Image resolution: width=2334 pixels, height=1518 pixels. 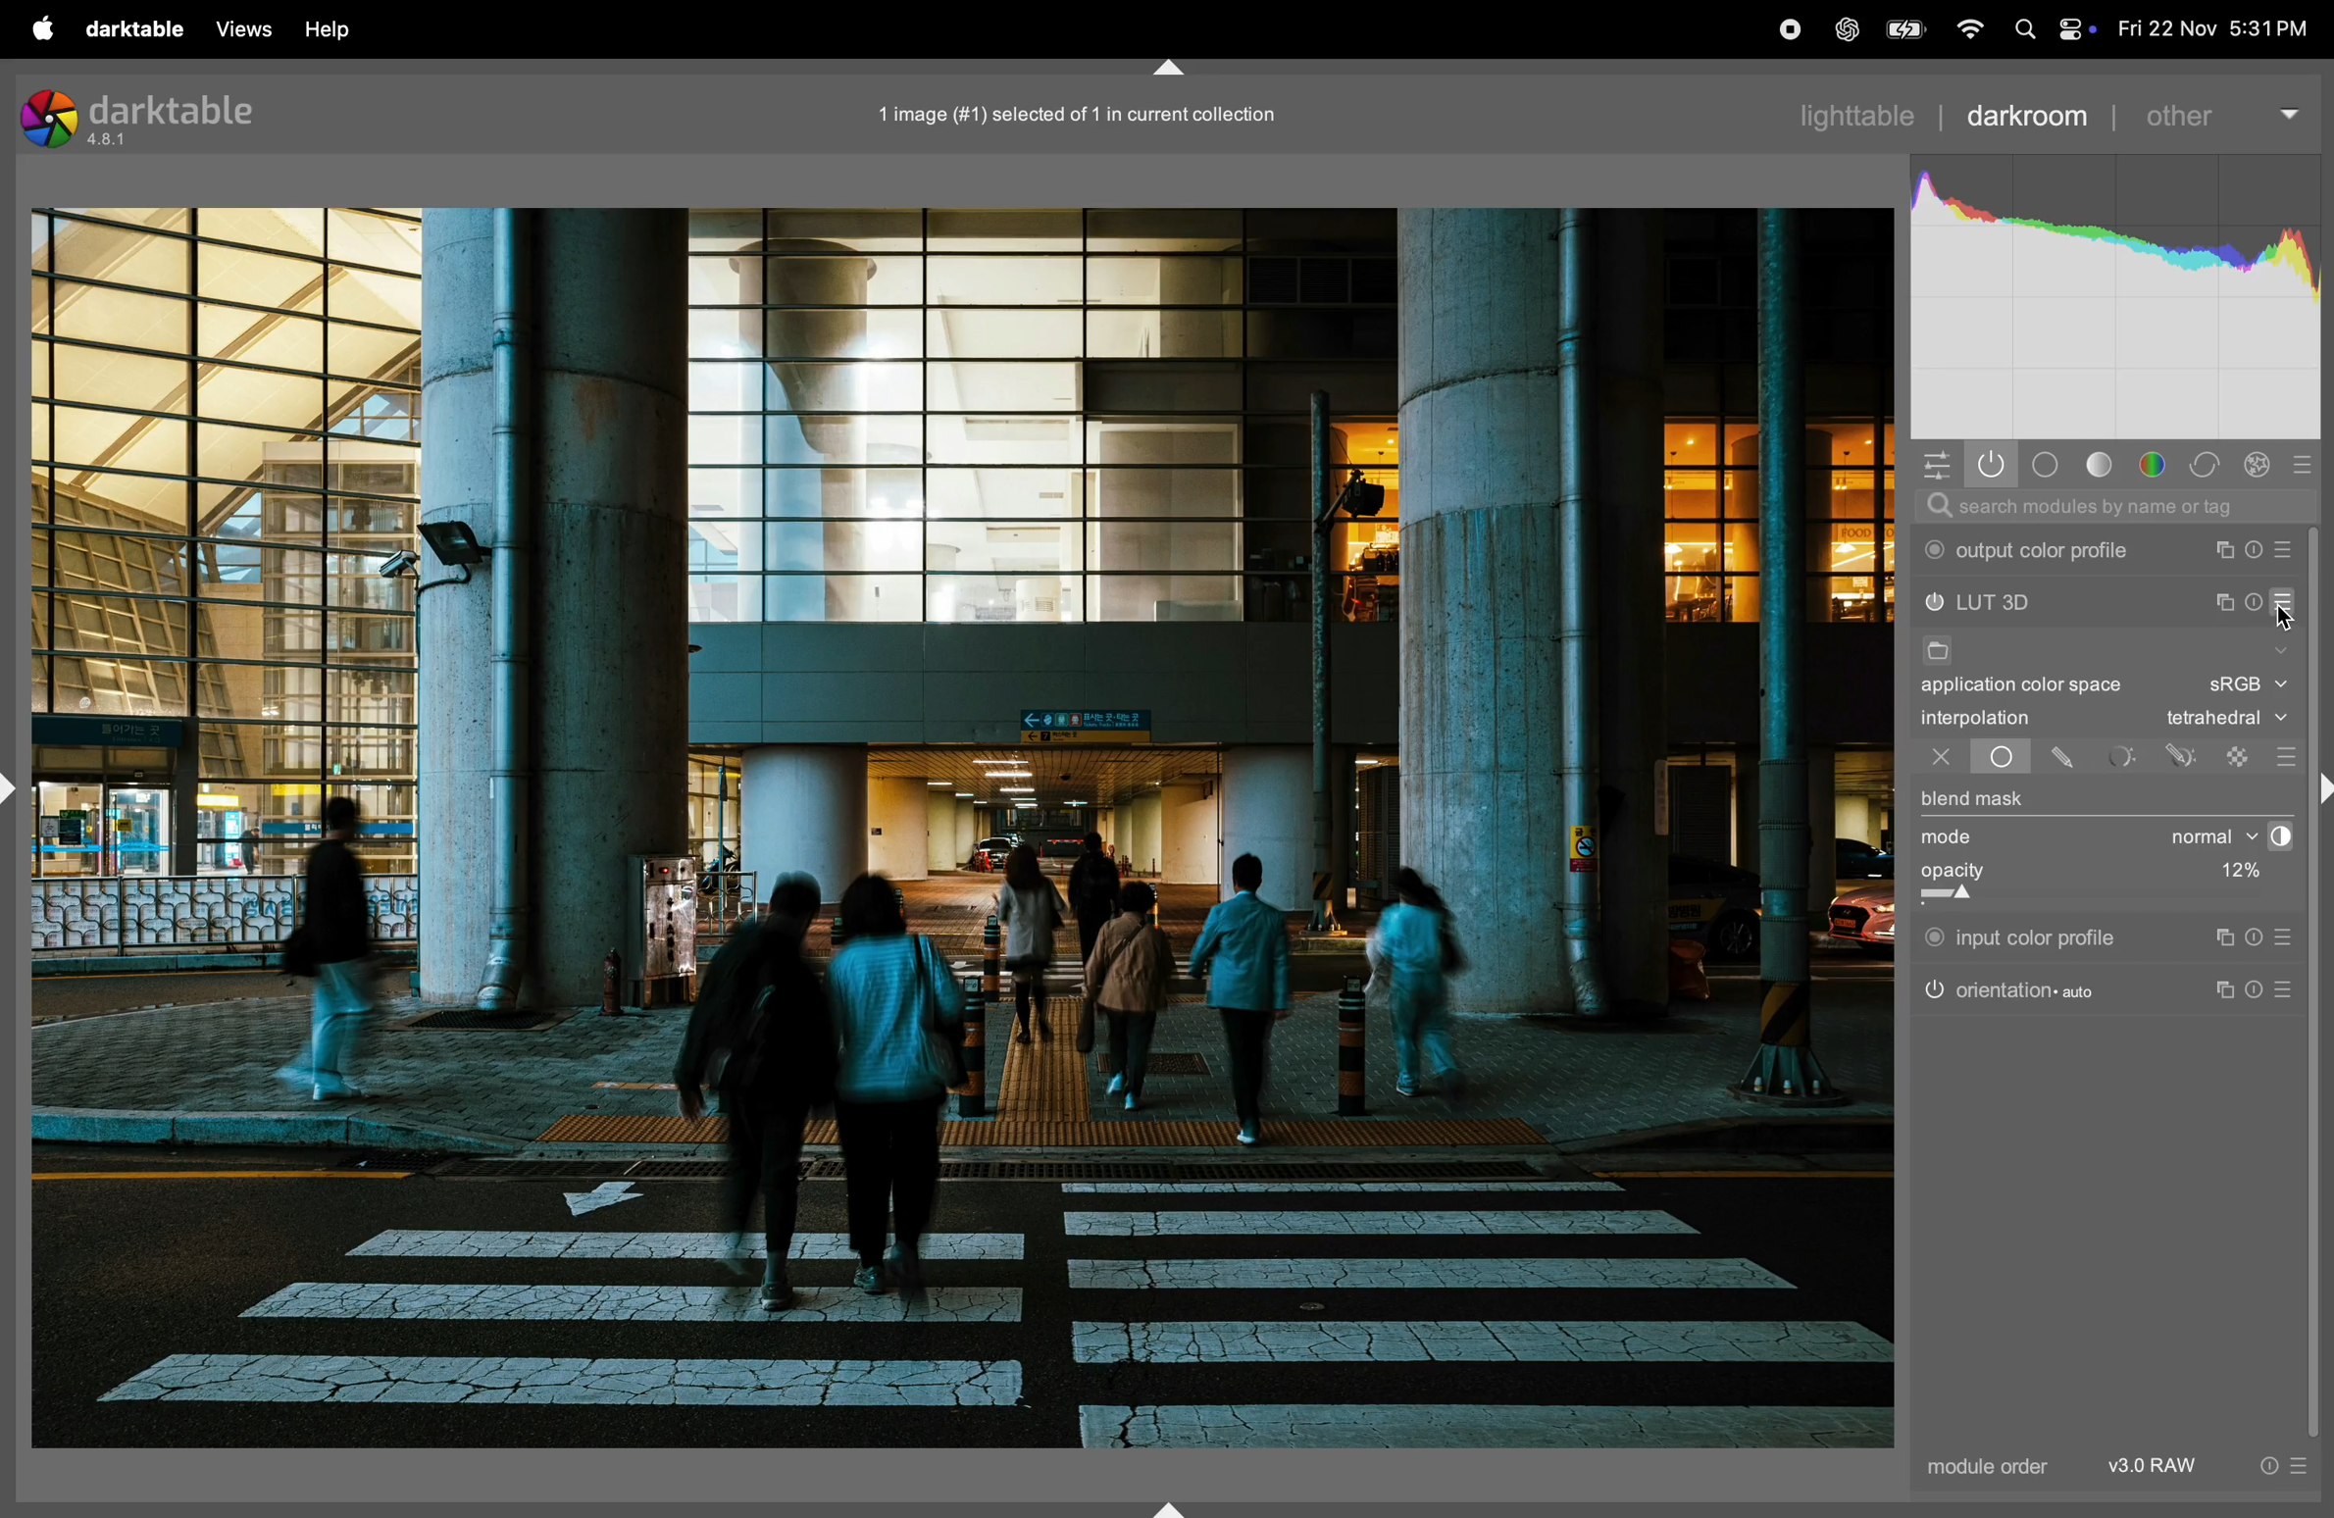 What do you see at coordinates (2229, 991) in the screenshot?
I see `instance` at bounding box center [2229, 991].